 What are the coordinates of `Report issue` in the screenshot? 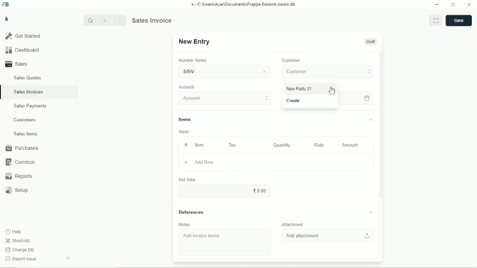 It's located at (20, 260).